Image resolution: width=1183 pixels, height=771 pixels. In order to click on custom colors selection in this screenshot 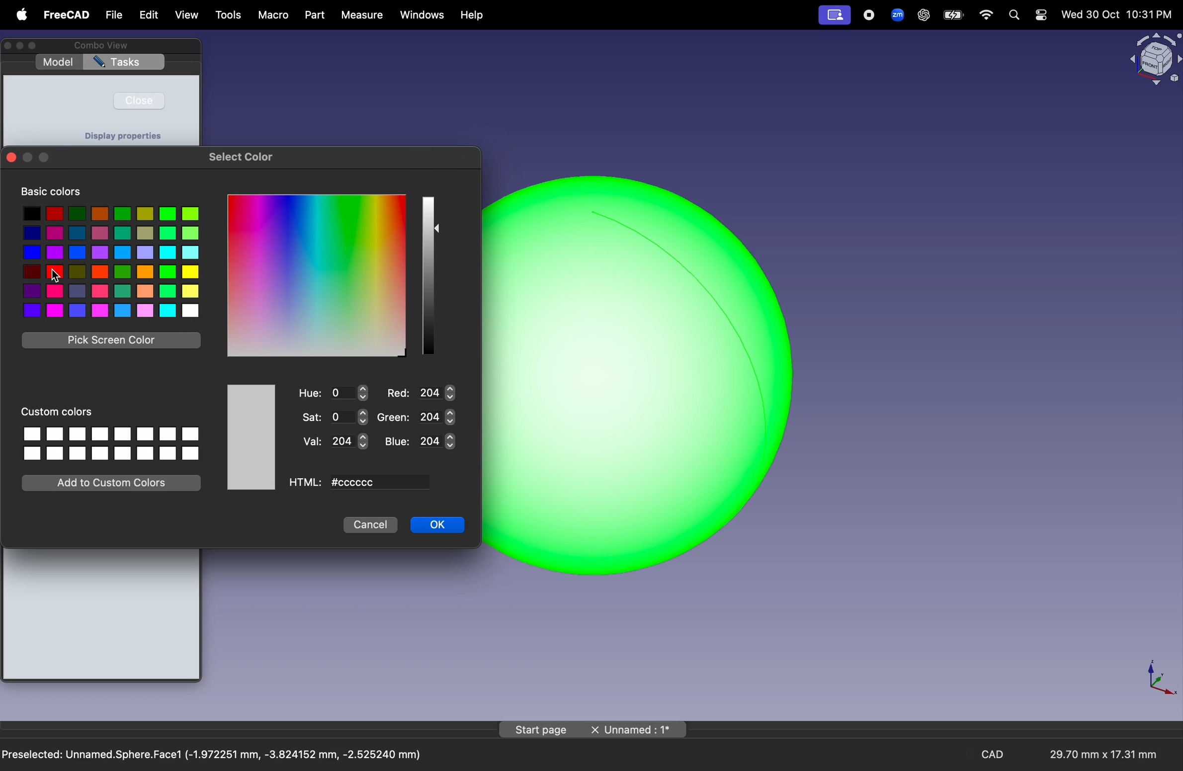, I will do `click(110, 442)`.